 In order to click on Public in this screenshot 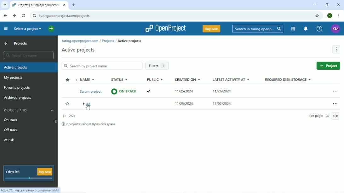, I will do `click(154, 86)`.